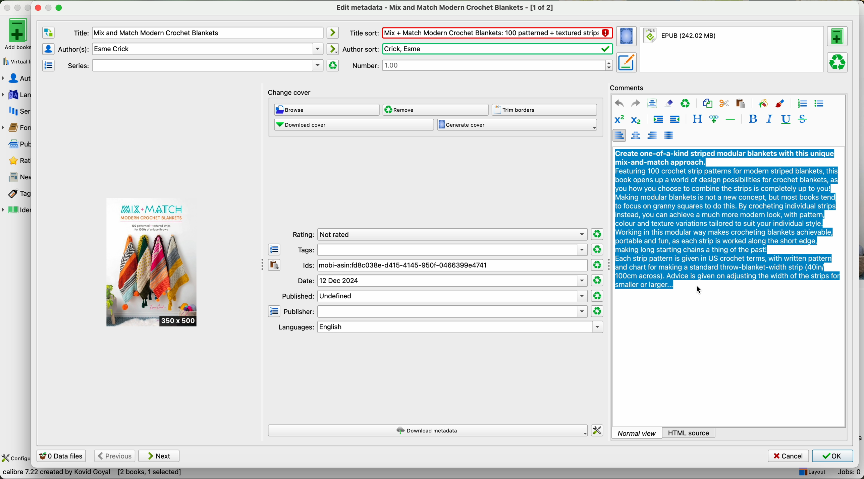 This screenshot has height=479, width=864. What do you see at coordinates (442, 250) in the screenshot?
I see `tags` at bounding box center [442, 250].